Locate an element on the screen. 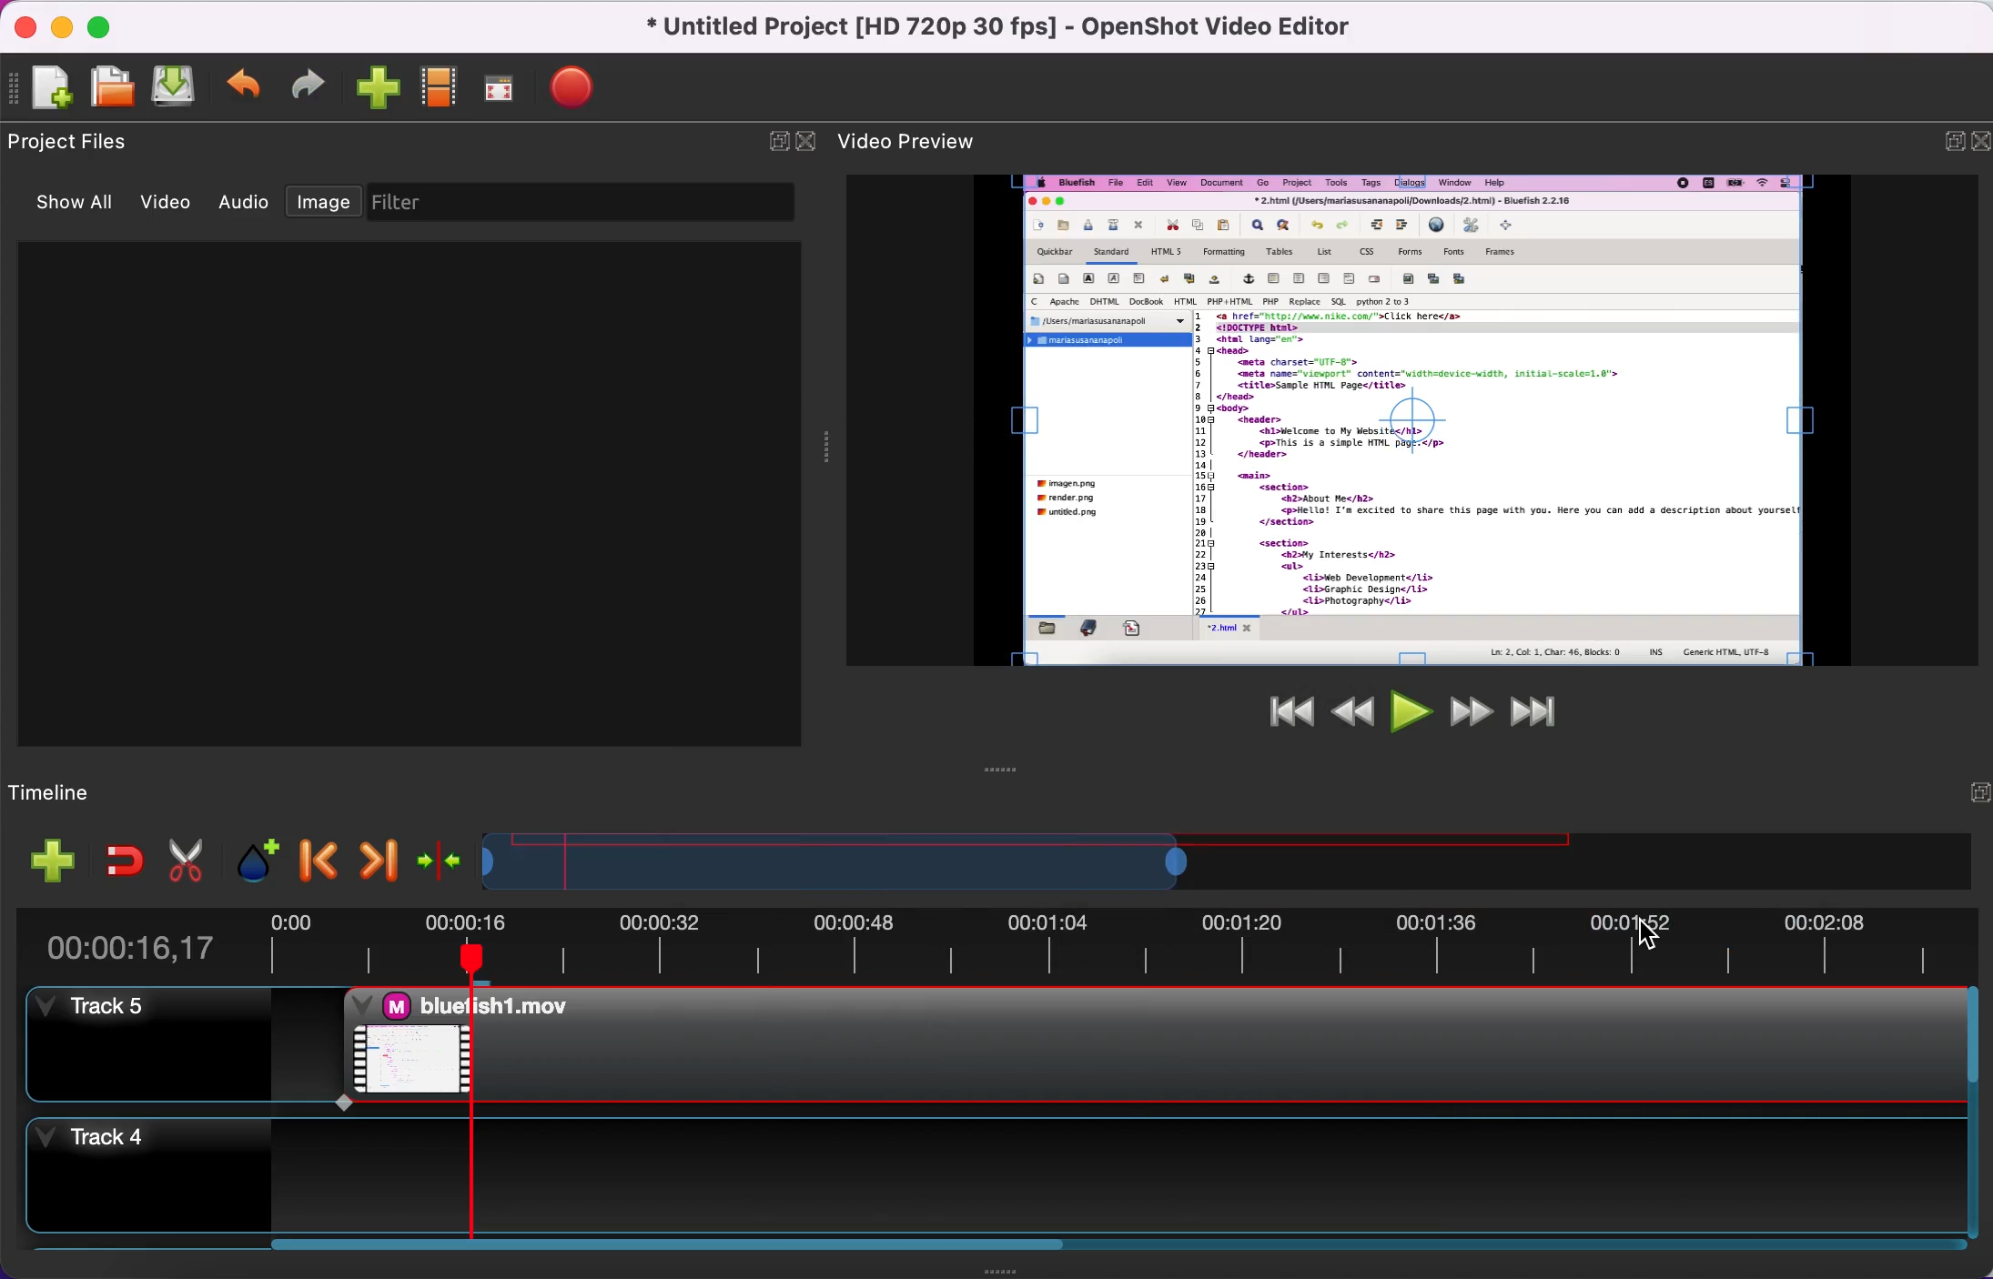 This screenshot has width=1993, height=1279. video preview is located at coordinates (1416, 419).